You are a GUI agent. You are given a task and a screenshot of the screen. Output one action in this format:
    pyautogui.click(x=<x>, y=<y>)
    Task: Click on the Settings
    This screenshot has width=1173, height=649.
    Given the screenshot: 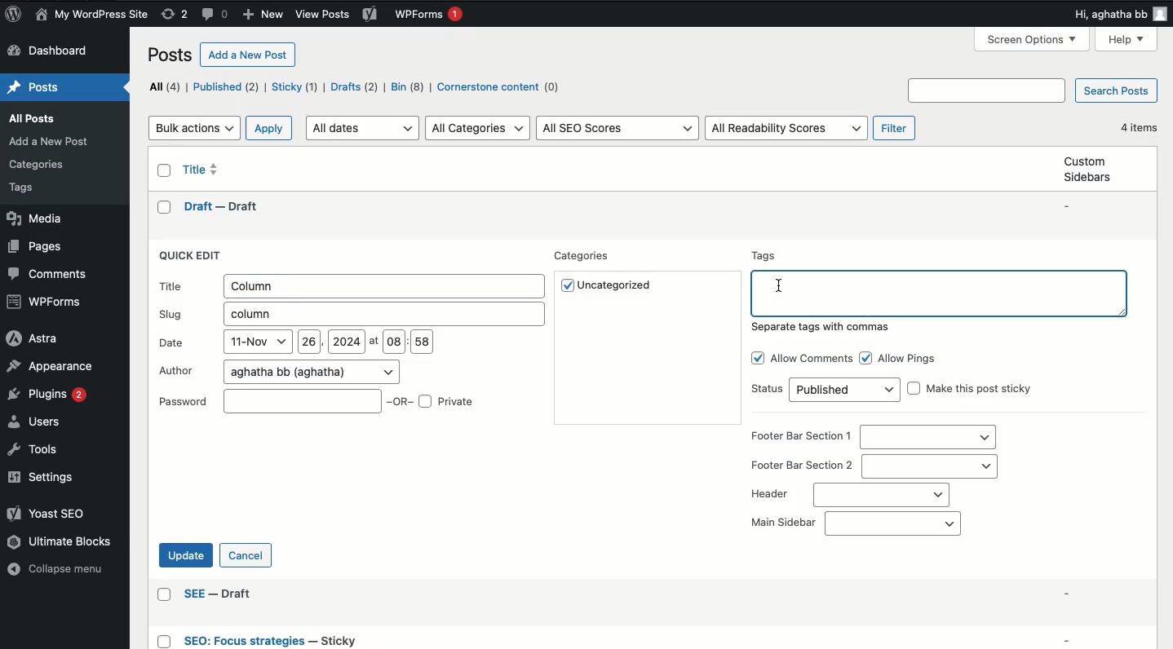 What is the action you would take?
    pyautogui.click(x=46, y=478)
    